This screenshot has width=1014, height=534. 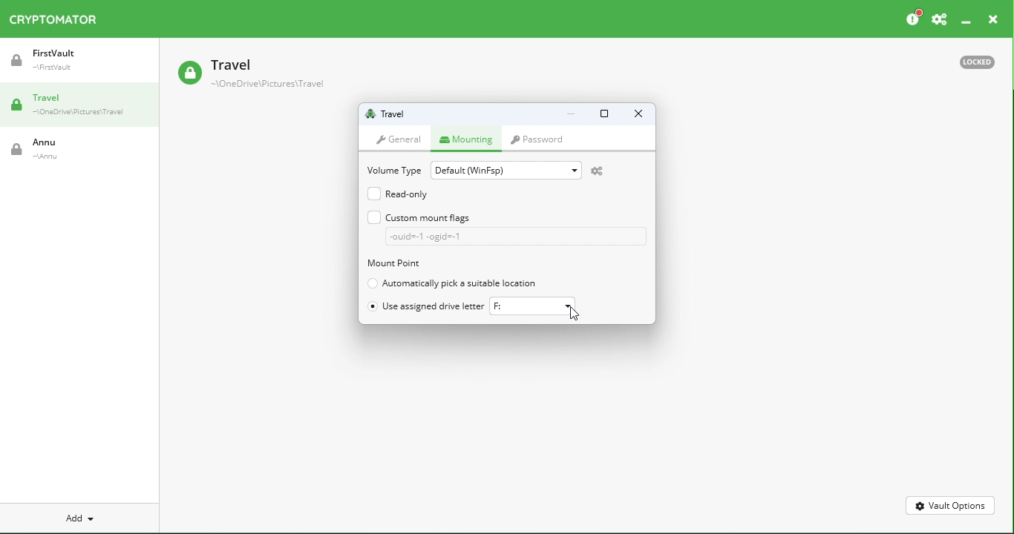 I want to click on Maximize, so click(x=603, y=116).